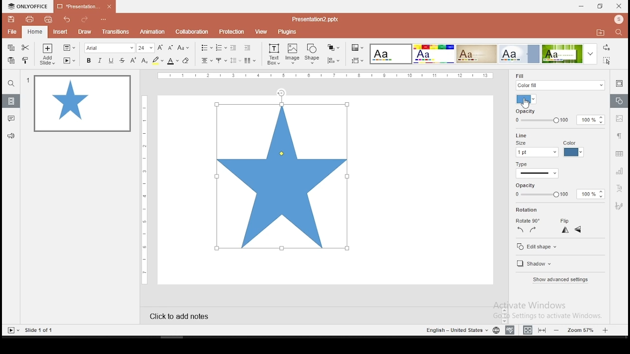  What do you see at coordinates (25, 48) in the screenshot?
I see `cut` at bounding box center [25, 48].